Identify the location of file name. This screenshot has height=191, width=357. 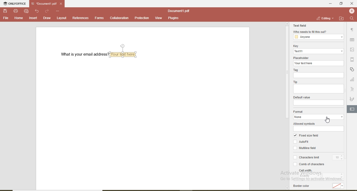
(43, 4).